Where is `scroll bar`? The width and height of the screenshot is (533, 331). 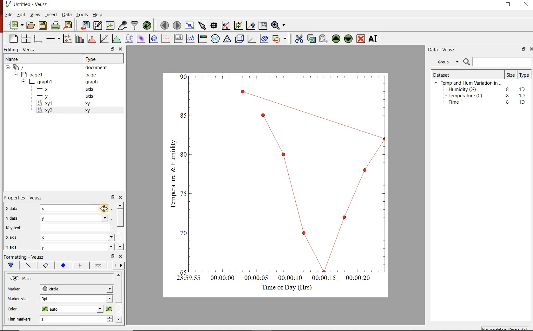 scroll bar is located at coordinates (119, 297).